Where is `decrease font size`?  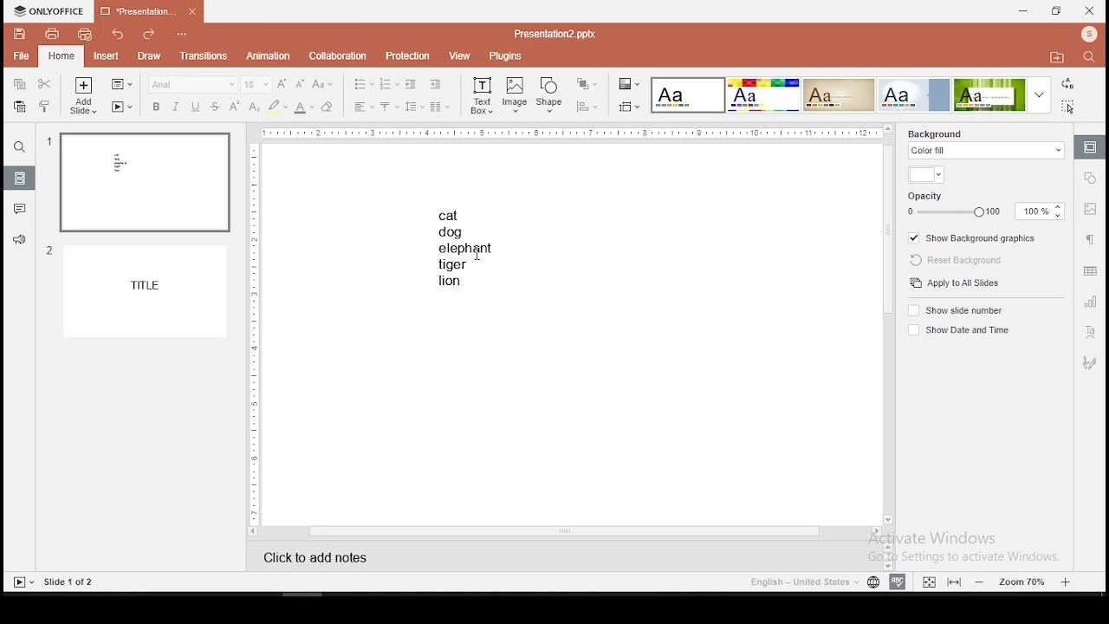 decrease font size is located at coordinates (302, 84).